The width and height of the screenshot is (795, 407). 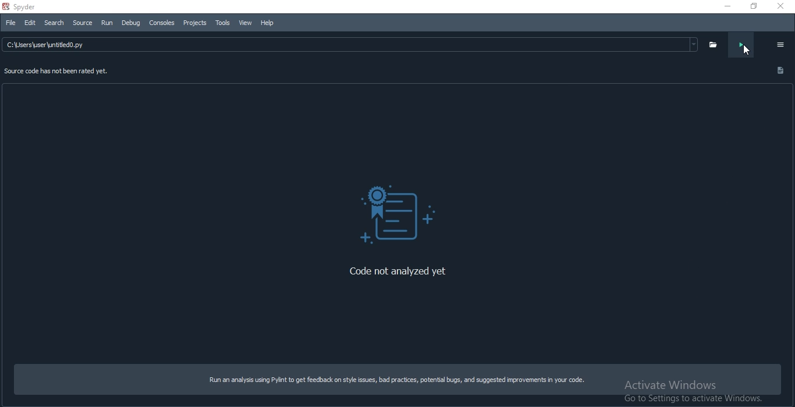 What do you see at coordinates (751, 7) in the screenshot?
I see `Restore` at bounding box center [751, 7].